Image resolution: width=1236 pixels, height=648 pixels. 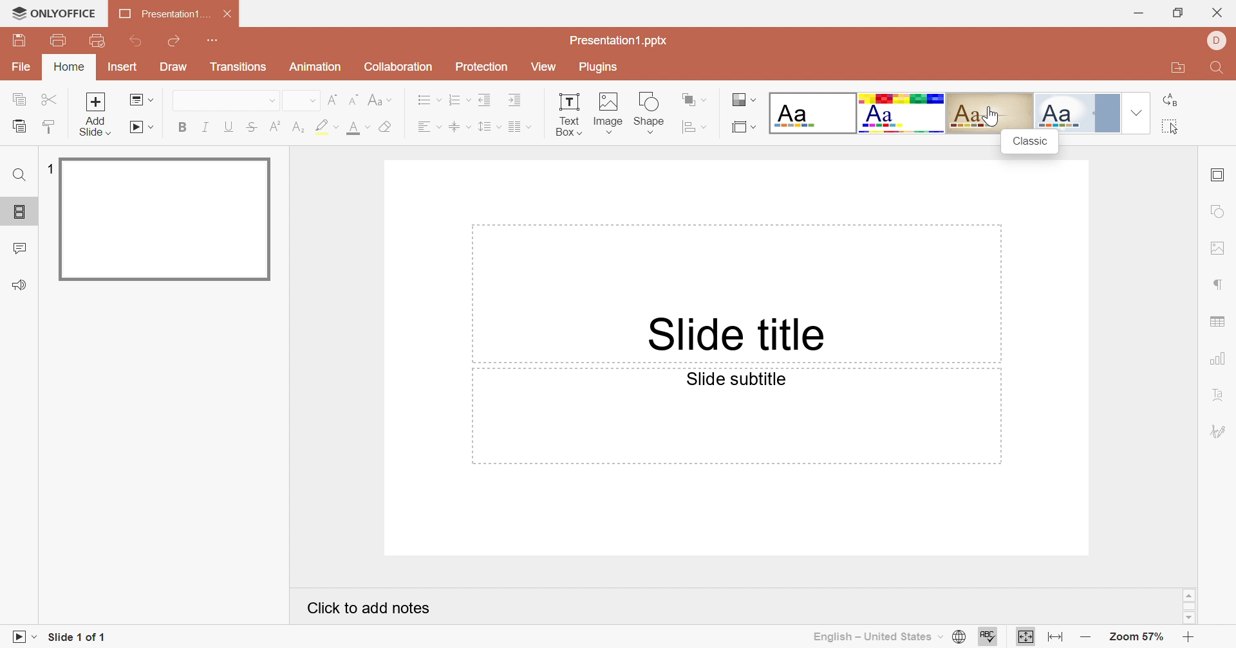 I want to click on Zoom in, so click(x=1193, y=639).